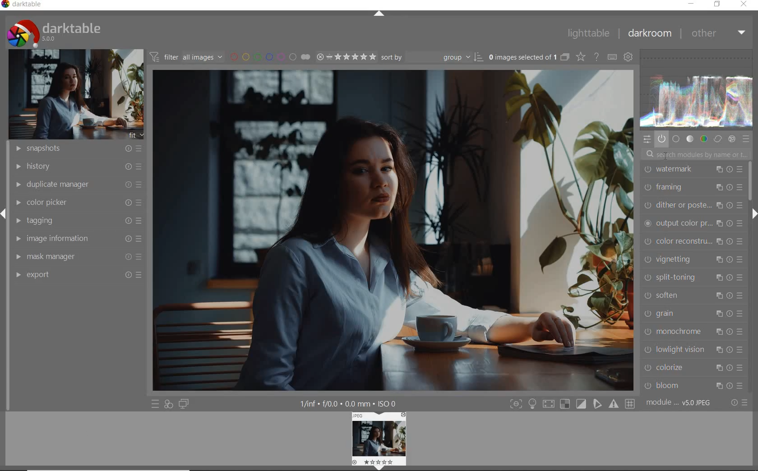 The image size is (758, 471). Describe the element at coordinates (681, 404) in the screenshot. I see `module order` at that location.